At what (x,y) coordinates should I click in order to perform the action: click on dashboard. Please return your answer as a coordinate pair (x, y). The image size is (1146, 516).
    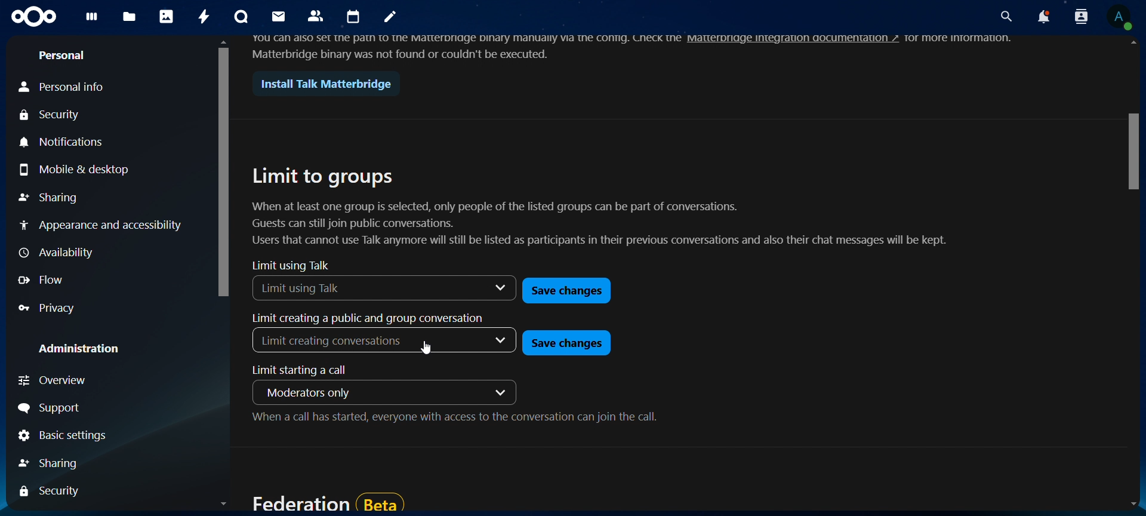
    Looking at the image, I should click on (91, 19).